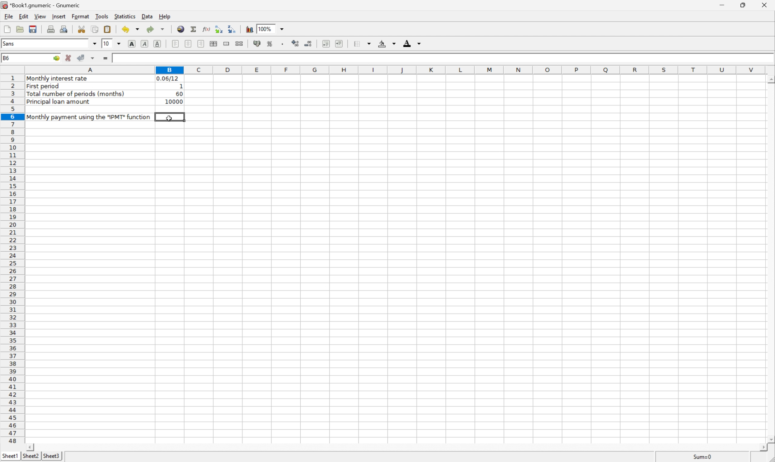  I want to click on Foreground, so click(411, 43).